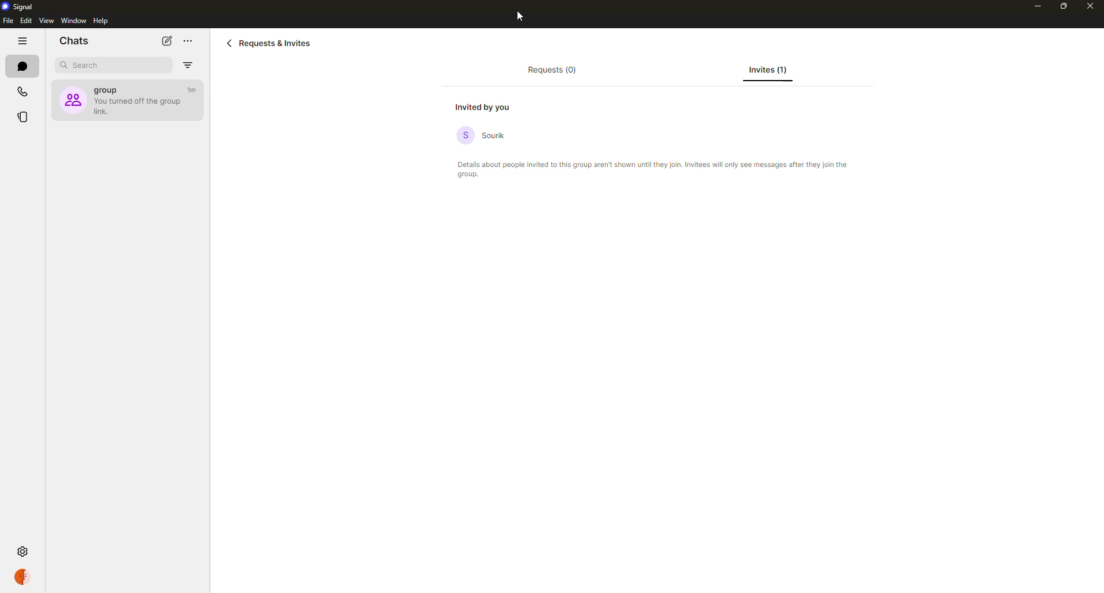 The height and width of the screenshot is (593, 1104). What do you see at coordinates (167, 41) in the screenshot?
I see `new chat` at bounding box center [167, 41].